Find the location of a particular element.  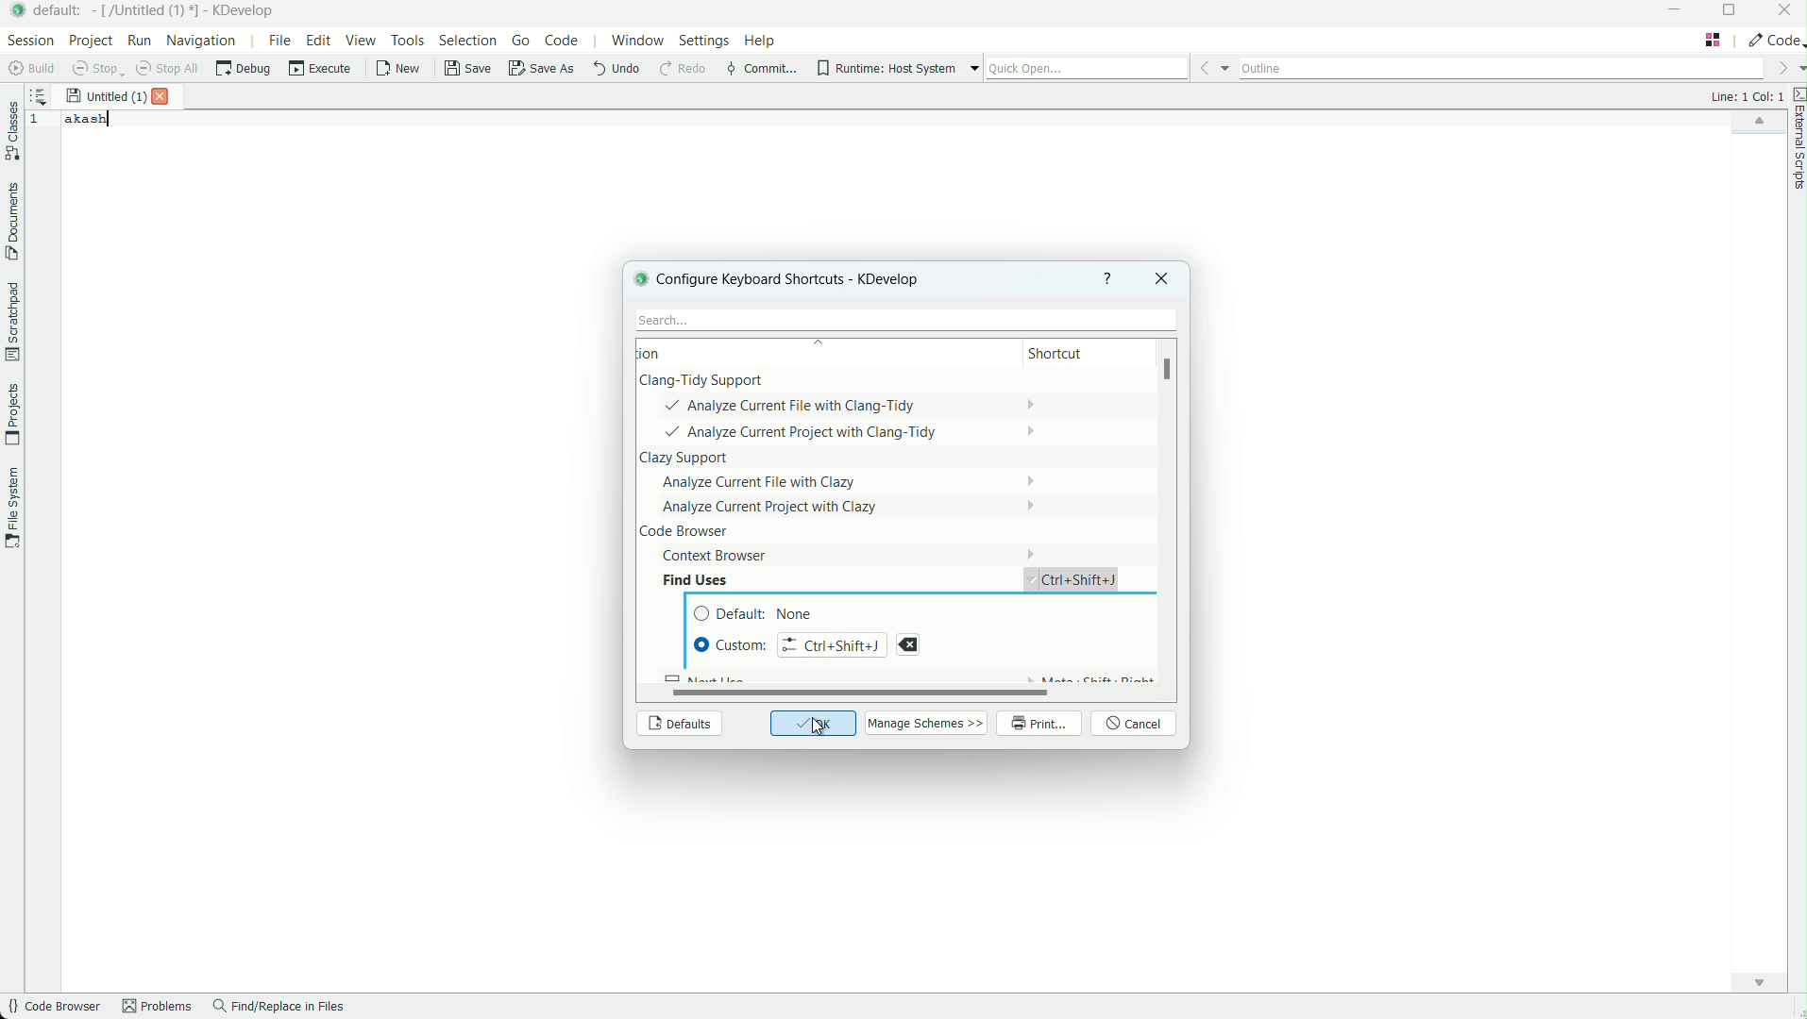

file menu is located at coordinates (279, 40).